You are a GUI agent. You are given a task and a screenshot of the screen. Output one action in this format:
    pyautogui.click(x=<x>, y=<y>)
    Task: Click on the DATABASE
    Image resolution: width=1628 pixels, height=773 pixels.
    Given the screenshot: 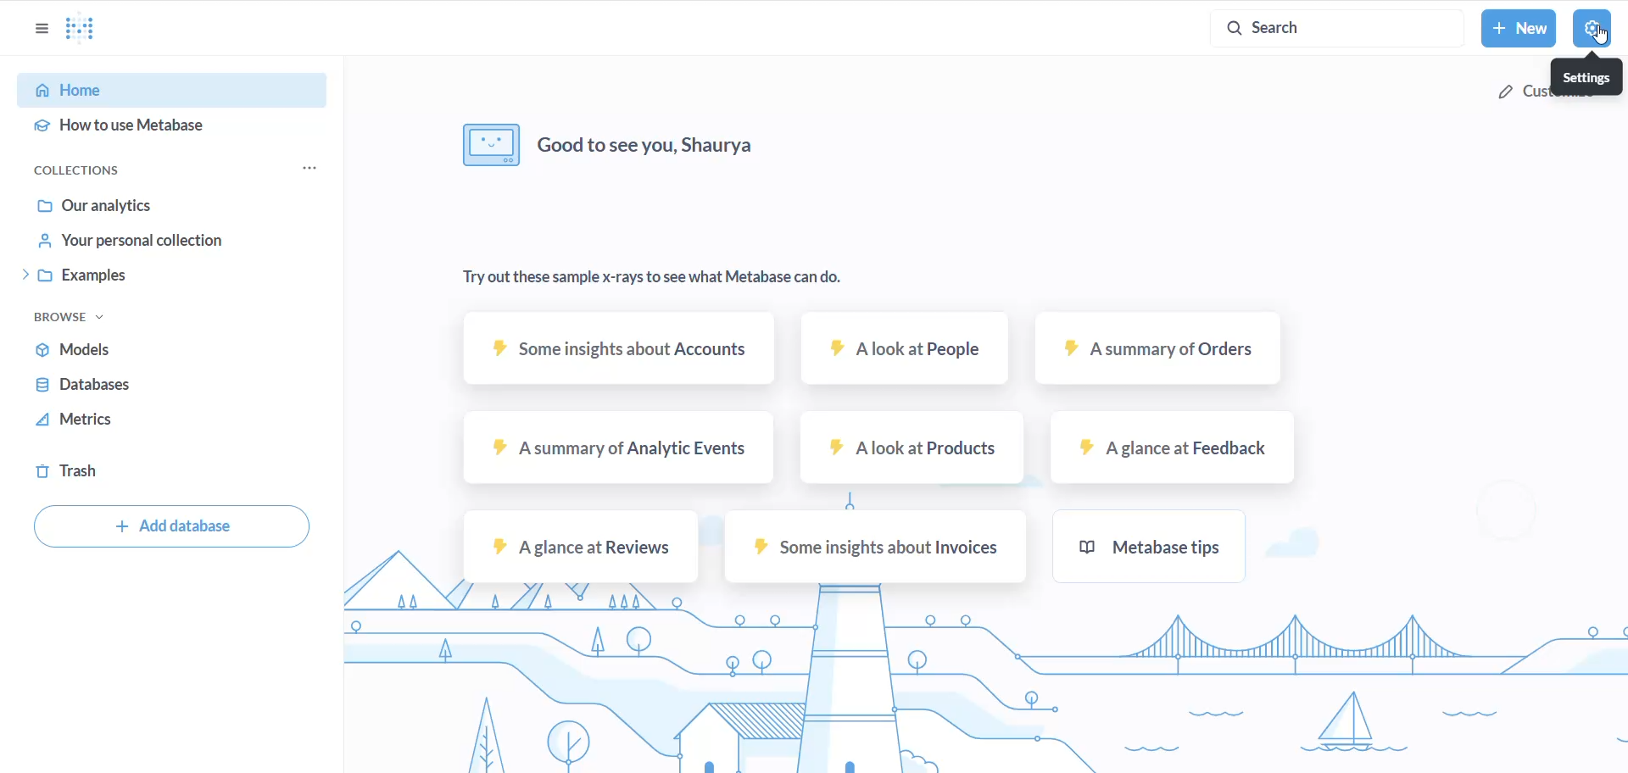 What is the action you would take?
    pyautogui.click(x=180, y=386)
    